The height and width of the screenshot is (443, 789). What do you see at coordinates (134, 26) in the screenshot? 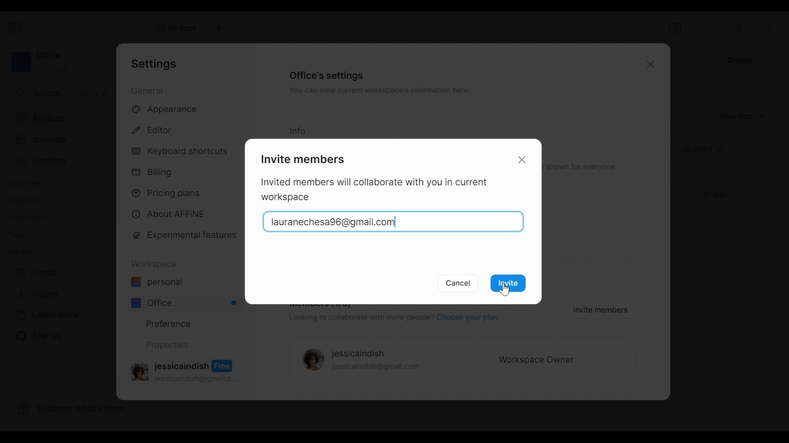
I see `Go Forward` at bounding box center [134, 26].